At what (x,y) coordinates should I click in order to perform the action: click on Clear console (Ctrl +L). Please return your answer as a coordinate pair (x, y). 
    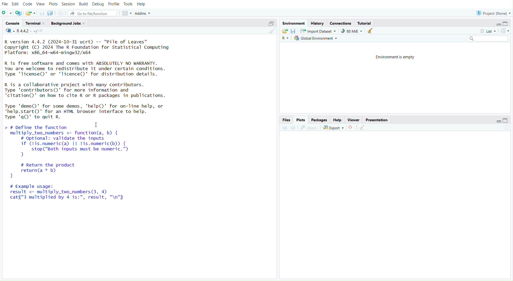
    Looking at the image, I should click on (364, 127).